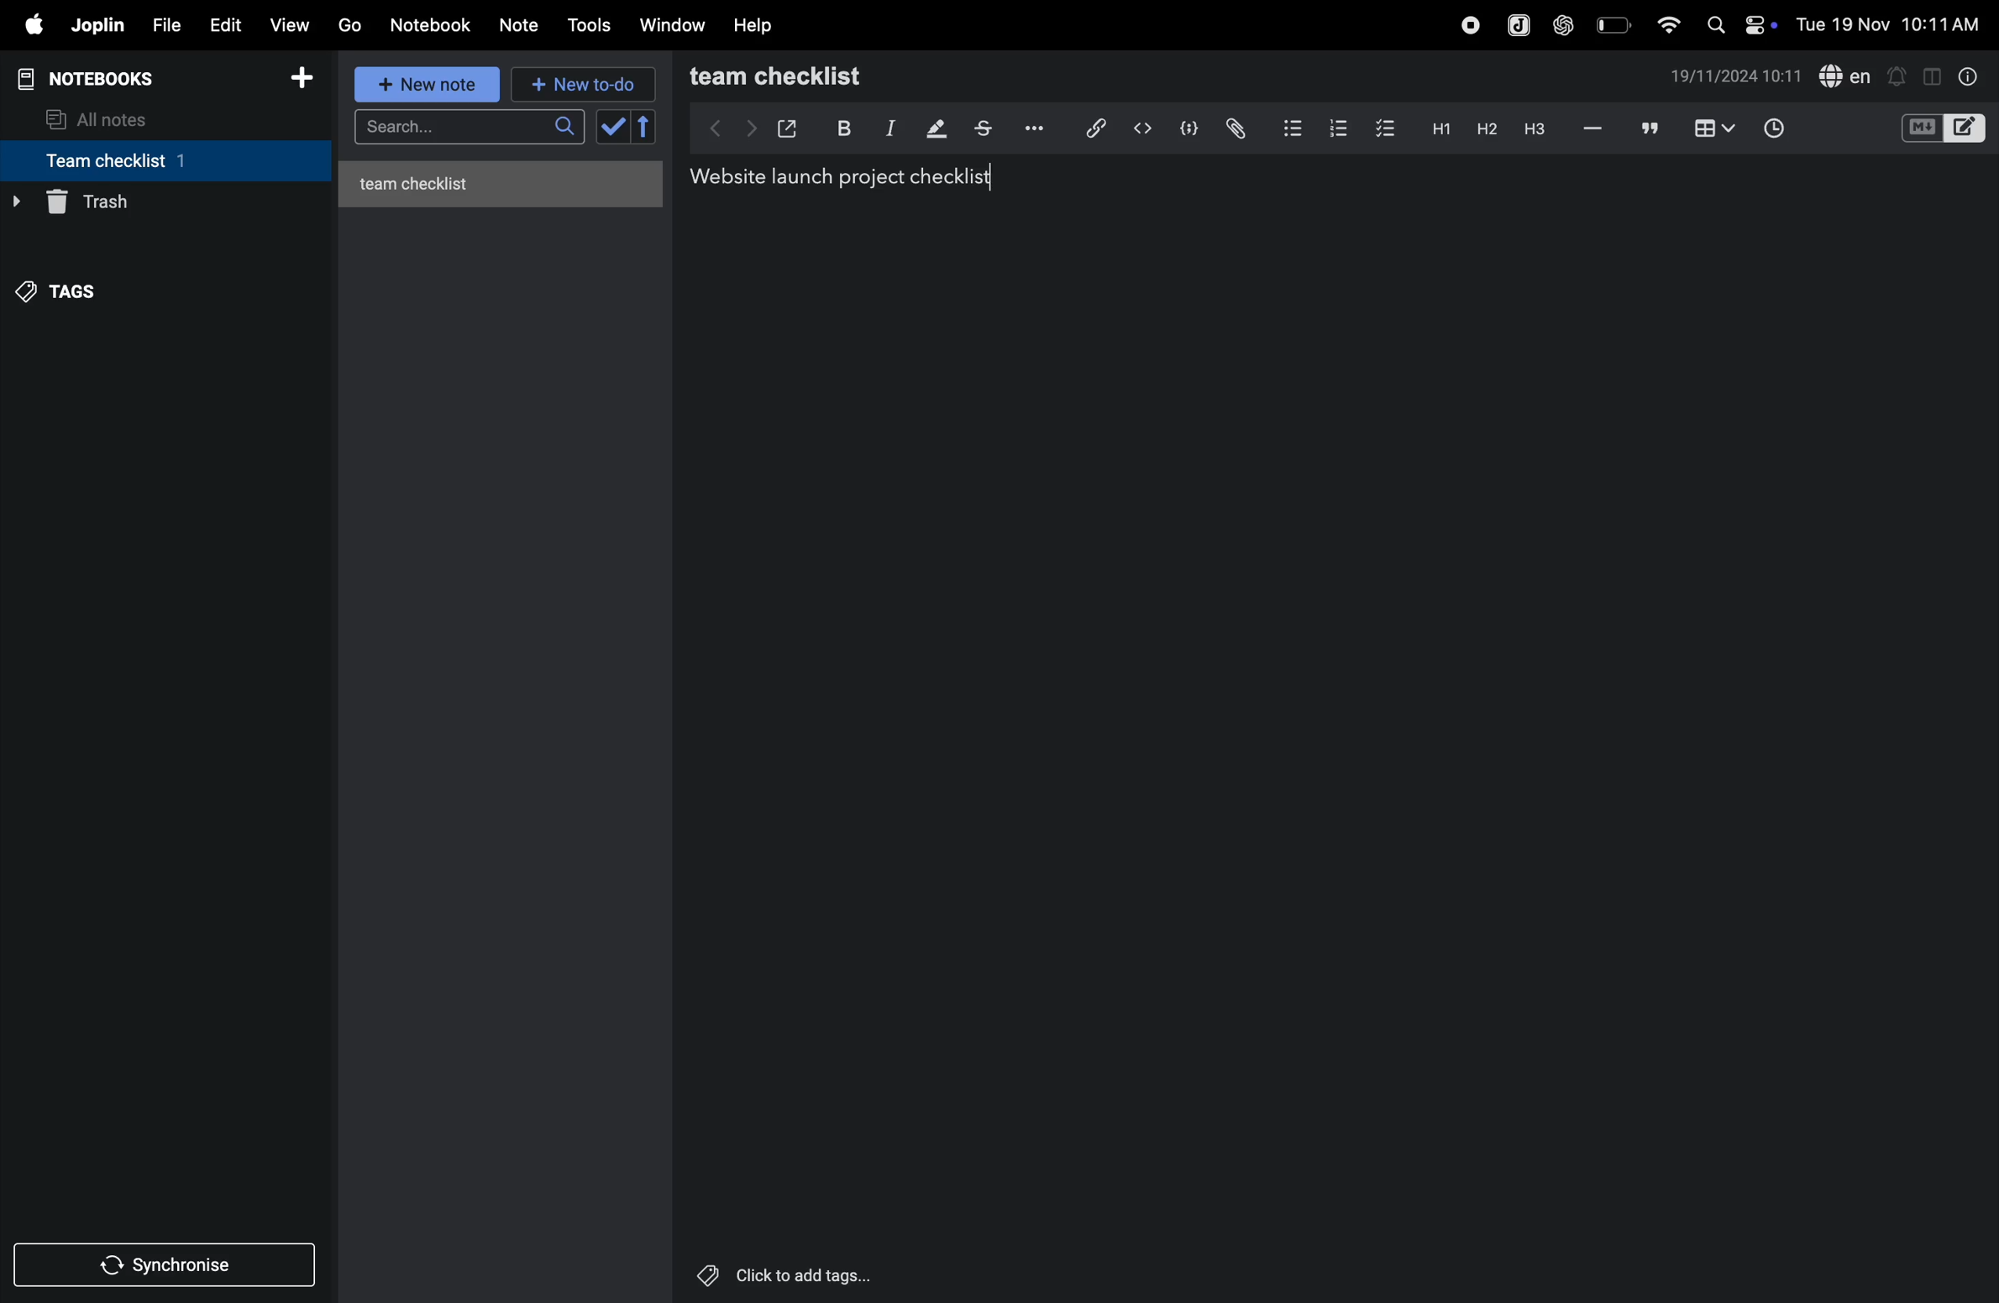 Image resolution: width=1999 pixels, height=1303 pixels. What do you see at coordinates (1031, 128) in the screenshot?
I see `options` at bounding box center [1031, 128].